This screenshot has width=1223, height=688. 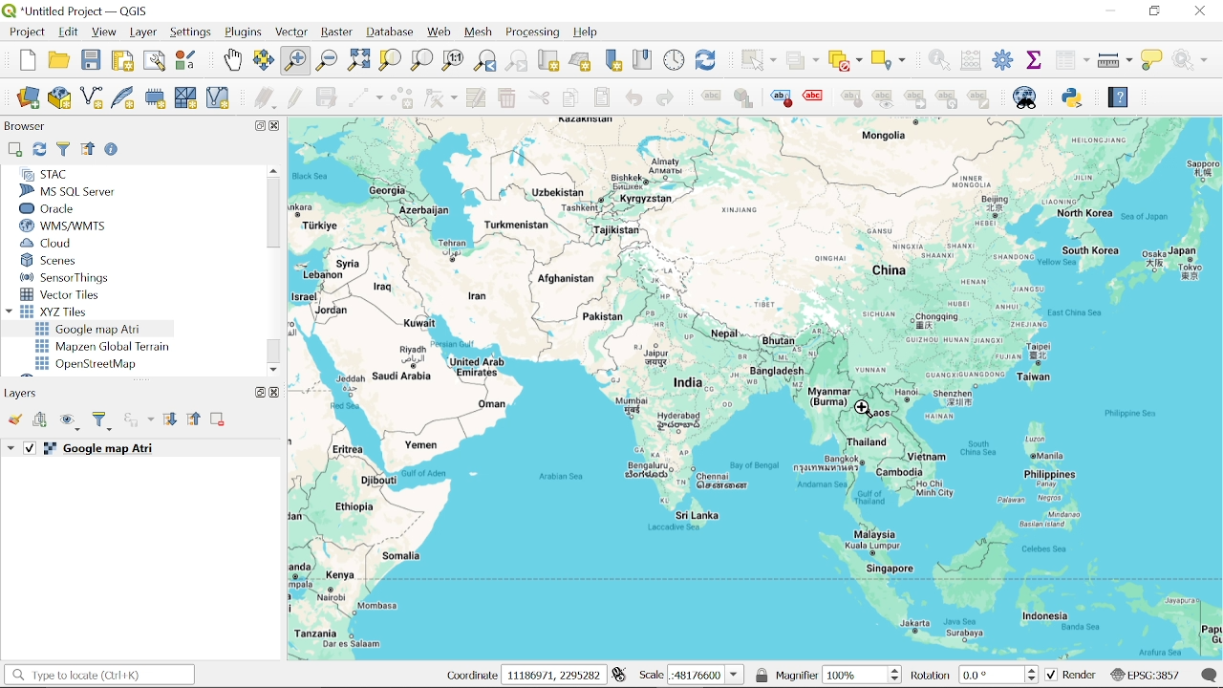 I want to click on Exoand, so click(x=12, y=449).